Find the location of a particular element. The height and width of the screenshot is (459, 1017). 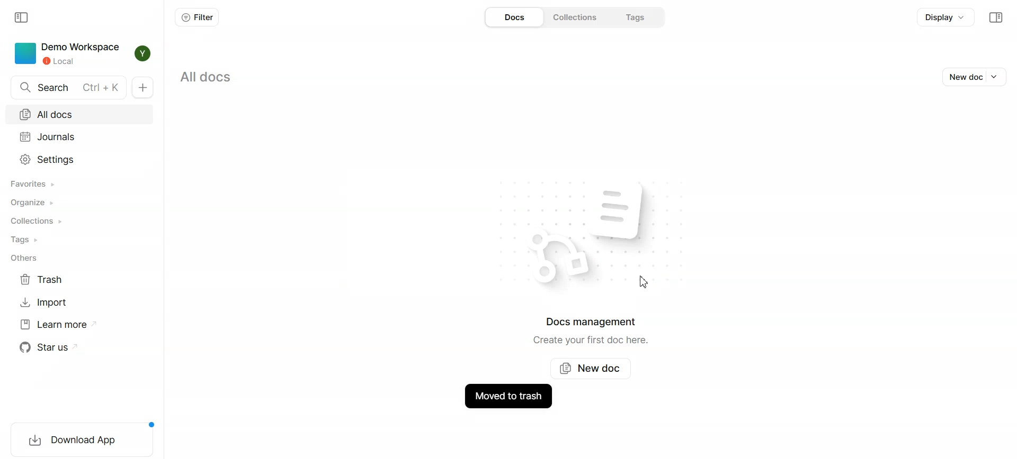

Settings is located at coordinates (79, 160).